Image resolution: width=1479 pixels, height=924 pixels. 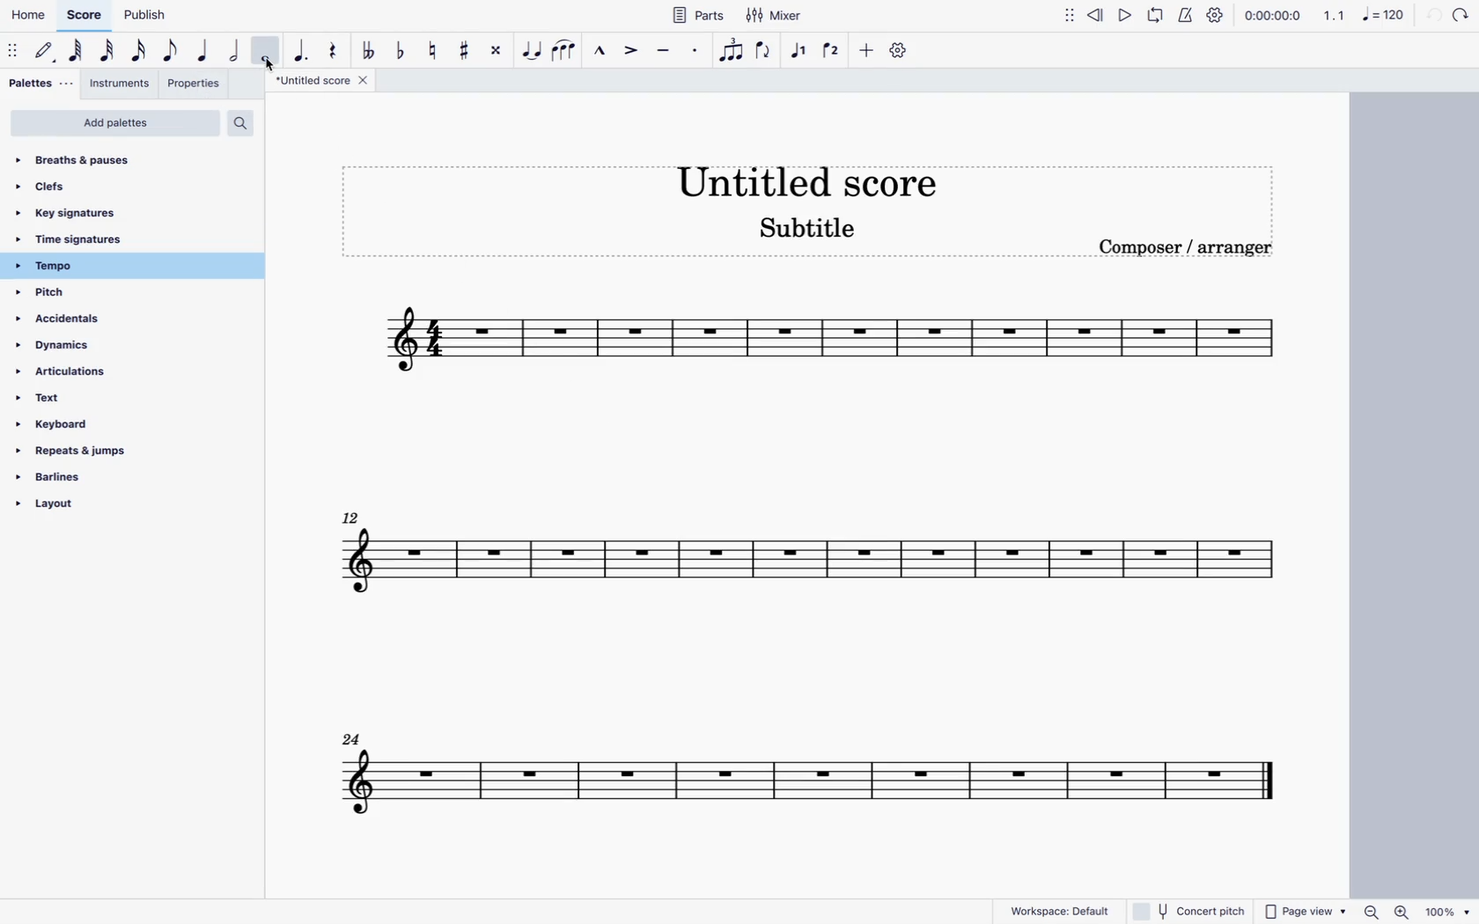 What do you see at coordinates (113, 124) in the screenshot?
I see `add palettes` at bounding box center [113, 124].